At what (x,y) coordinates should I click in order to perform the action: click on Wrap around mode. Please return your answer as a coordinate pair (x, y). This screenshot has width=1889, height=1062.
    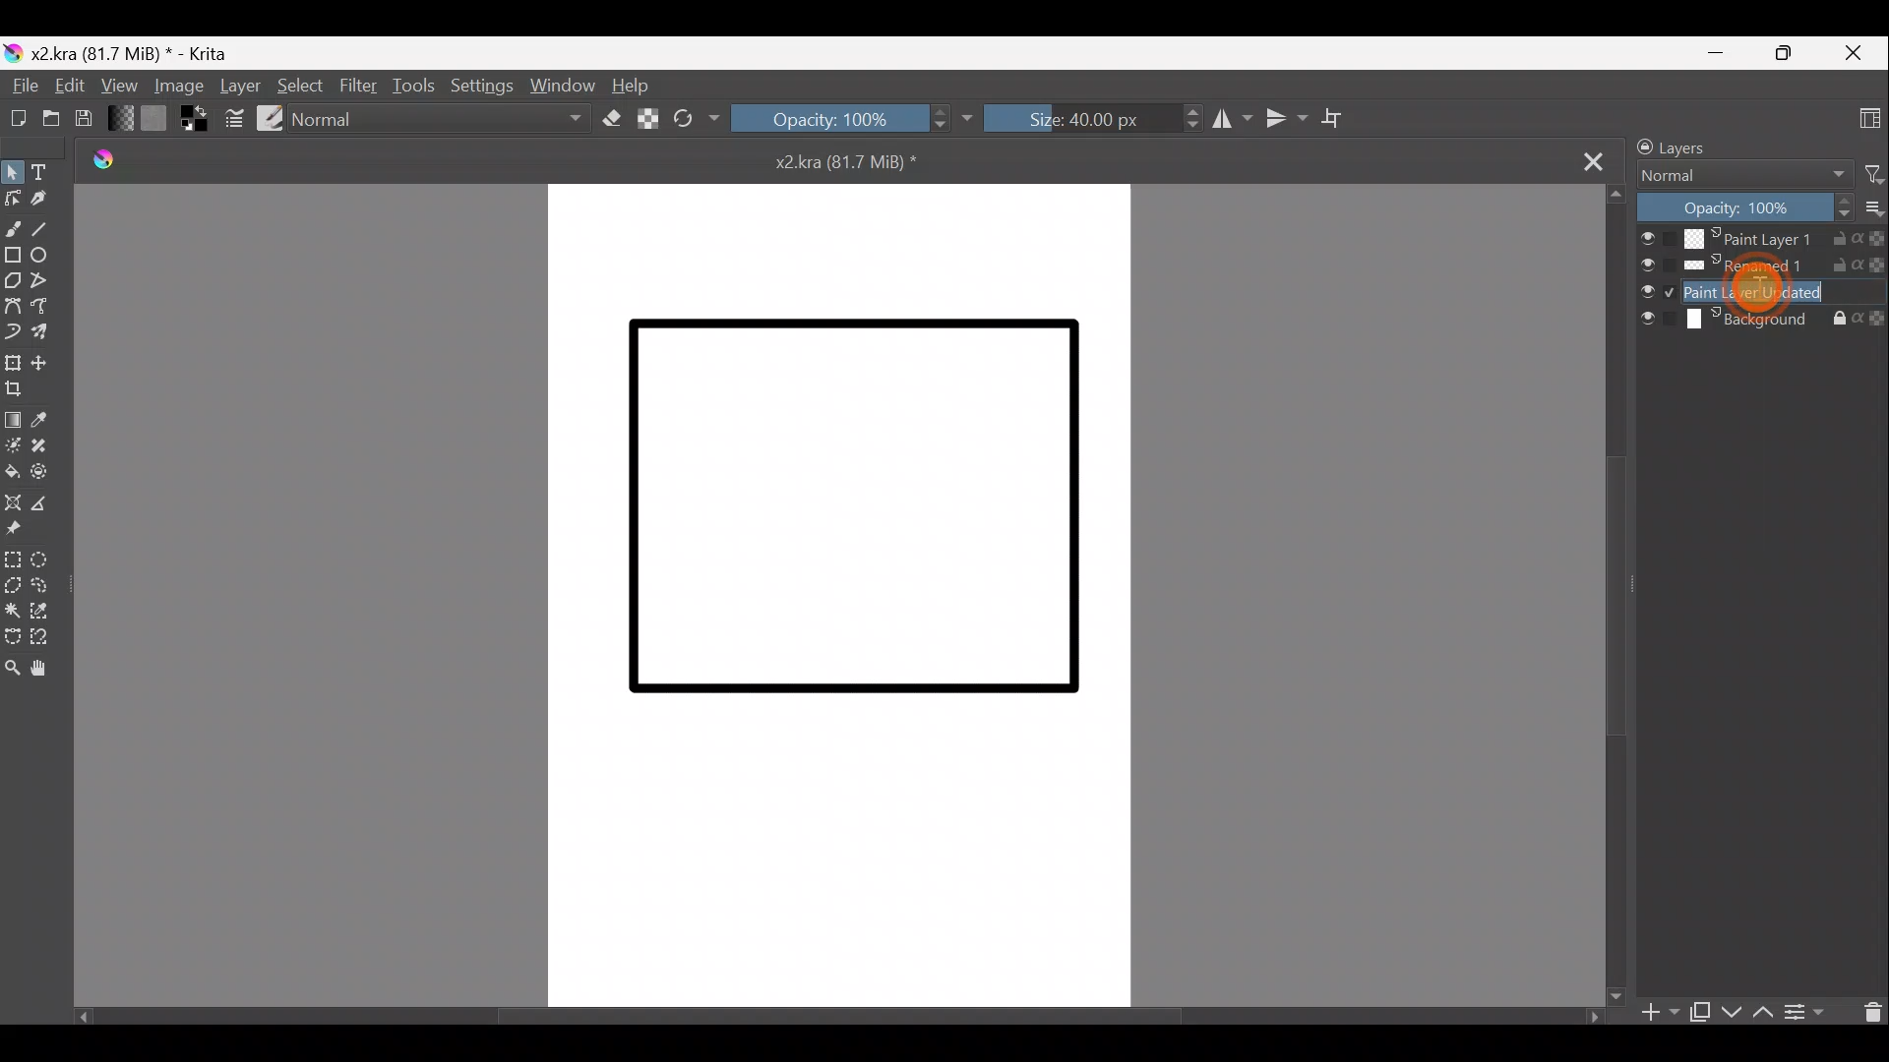
    Looking at the image, I should click on (1339, 117).